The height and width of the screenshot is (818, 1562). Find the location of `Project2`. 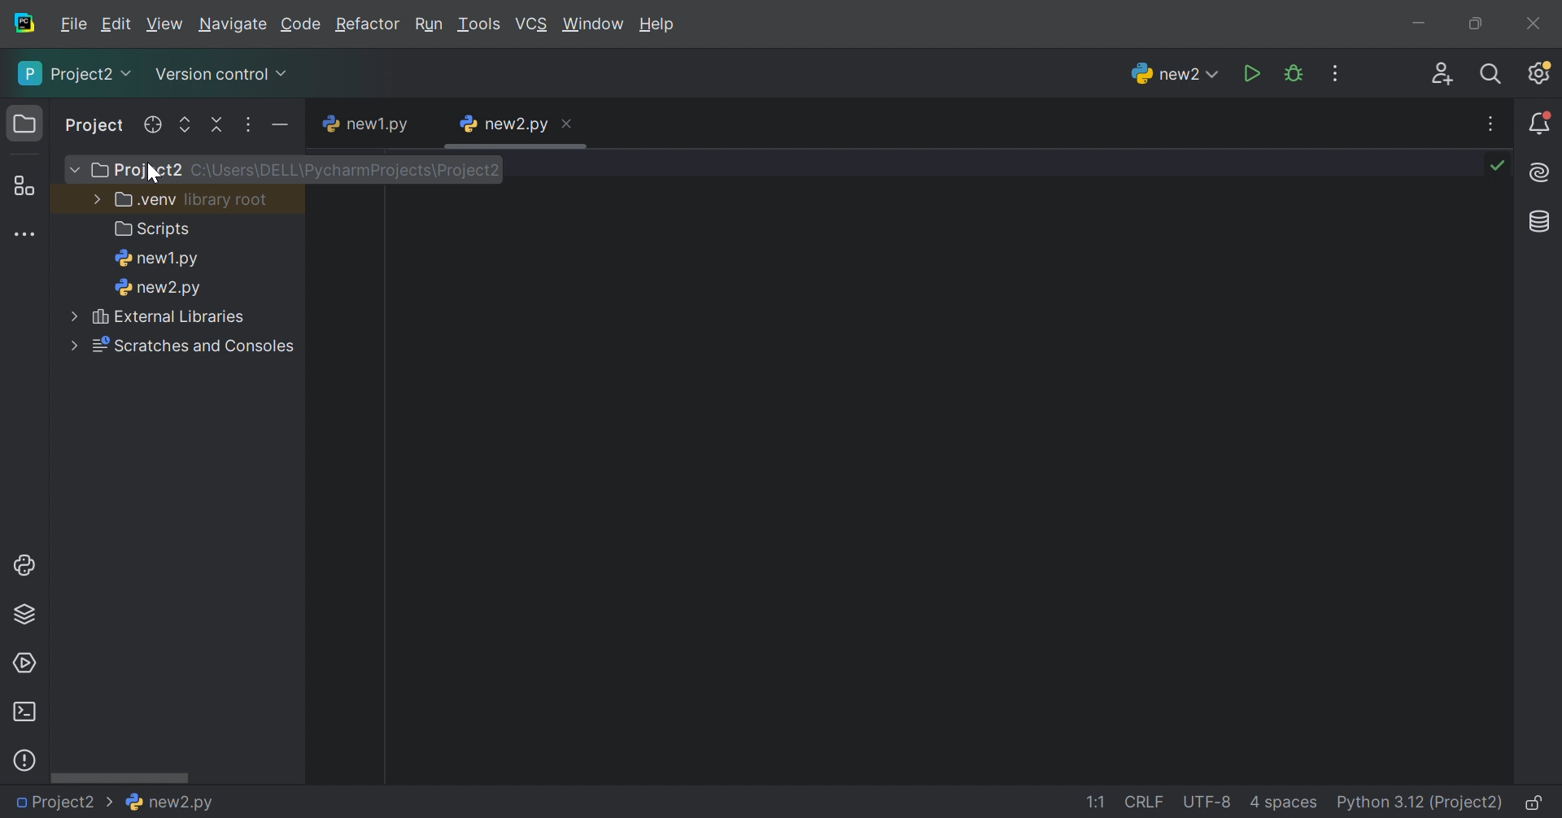

Project2 is located at coordinates (135, 172).